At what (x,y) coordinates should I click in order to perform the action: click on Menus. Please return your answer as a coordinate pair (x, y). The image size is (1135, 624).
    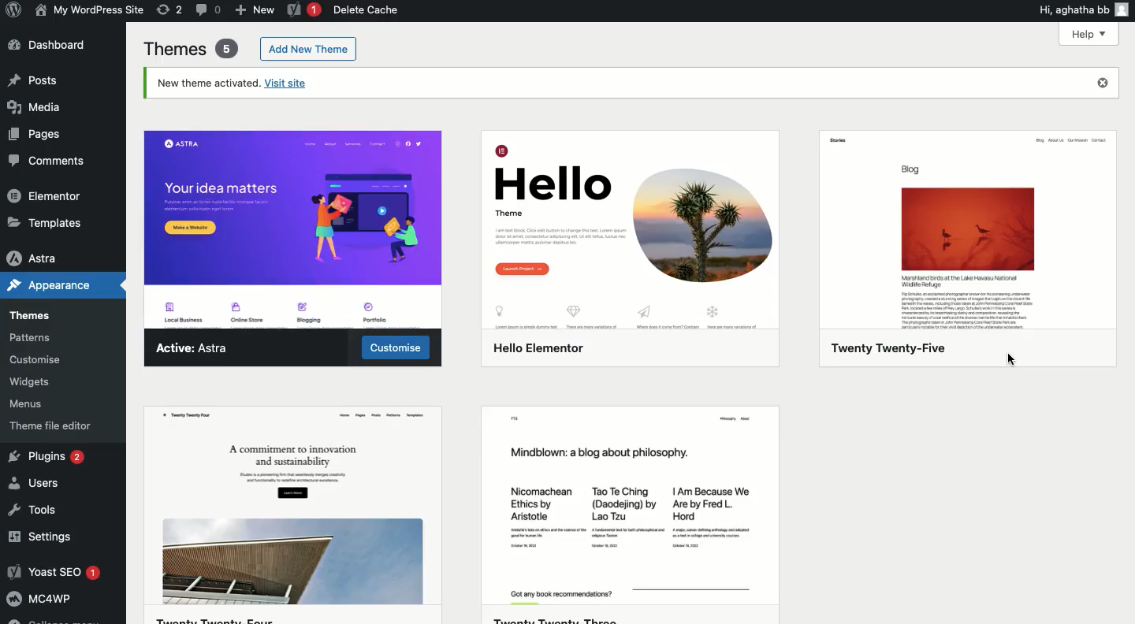
    Looking at the image, I should click on (41, 403).